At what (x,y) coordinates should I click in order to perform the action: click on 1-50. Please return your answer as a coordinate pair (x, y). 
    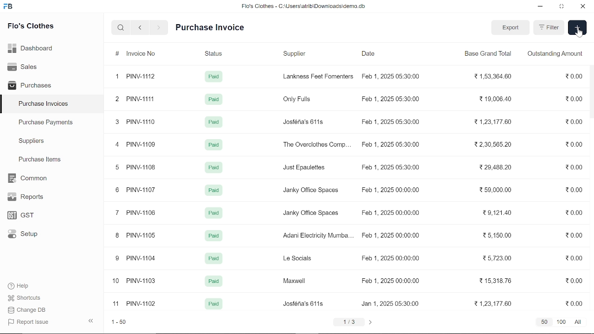
    Looking at the image, I should click on (121, 321).